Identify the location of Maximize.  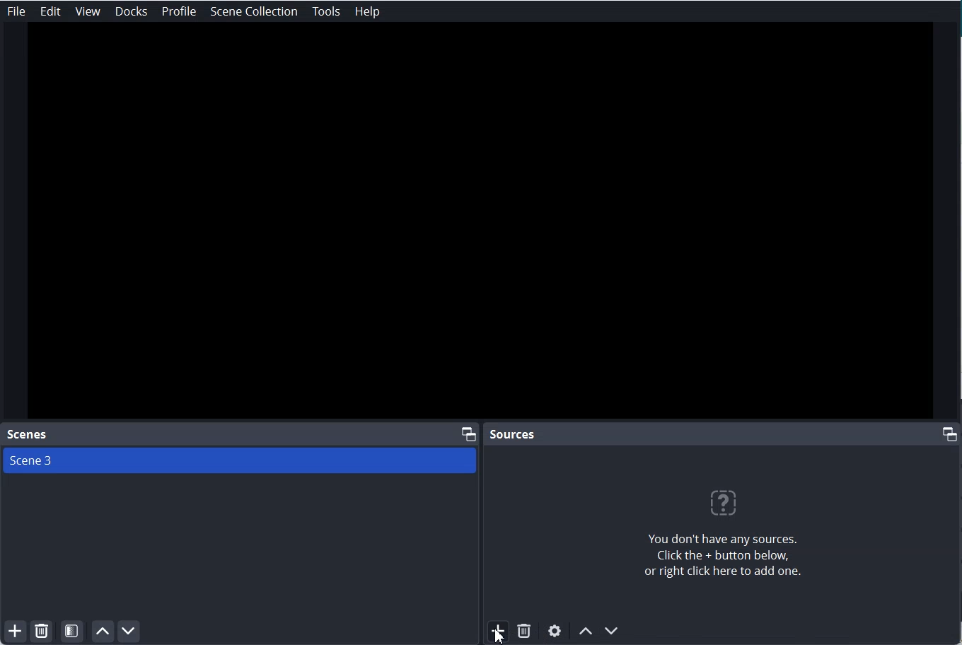
(469, 433).